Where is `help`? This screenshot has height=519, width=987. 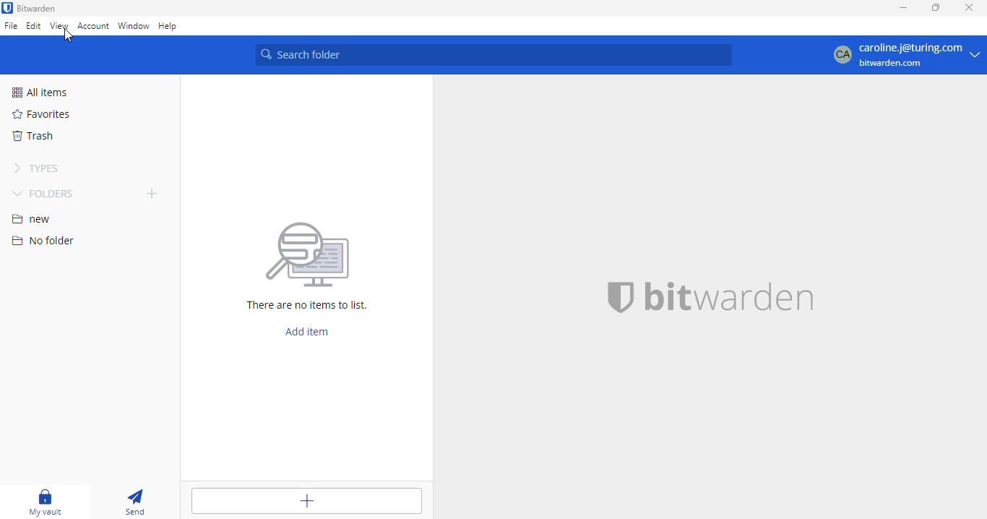 help is located at coordinates (168, 26).